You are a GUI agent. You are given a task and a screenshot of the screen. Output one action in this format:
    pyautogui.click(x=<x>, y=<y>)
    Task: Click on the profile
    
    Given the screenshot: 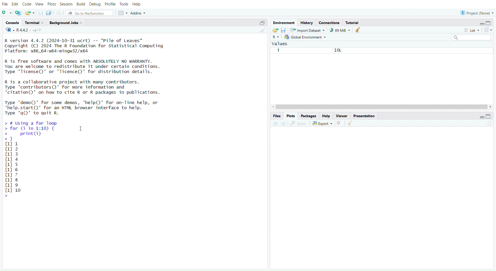 What is the action you would take?
    pyautogui.click(x=110, y=4)
    